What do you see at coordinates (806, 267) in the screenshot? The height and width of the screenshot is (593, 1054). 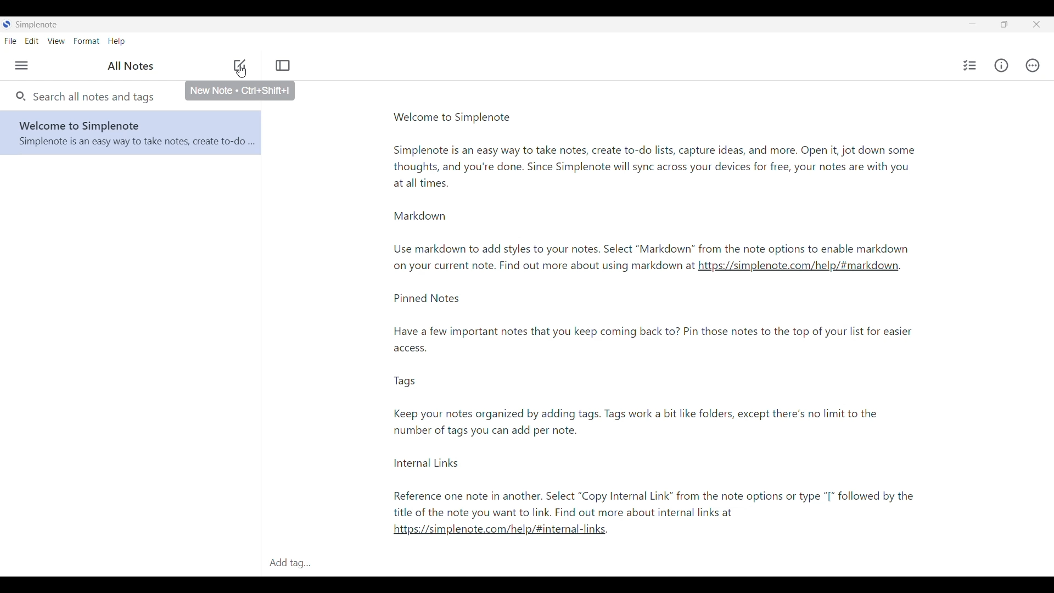 I see `Link1` at bounding box center [806, 267].